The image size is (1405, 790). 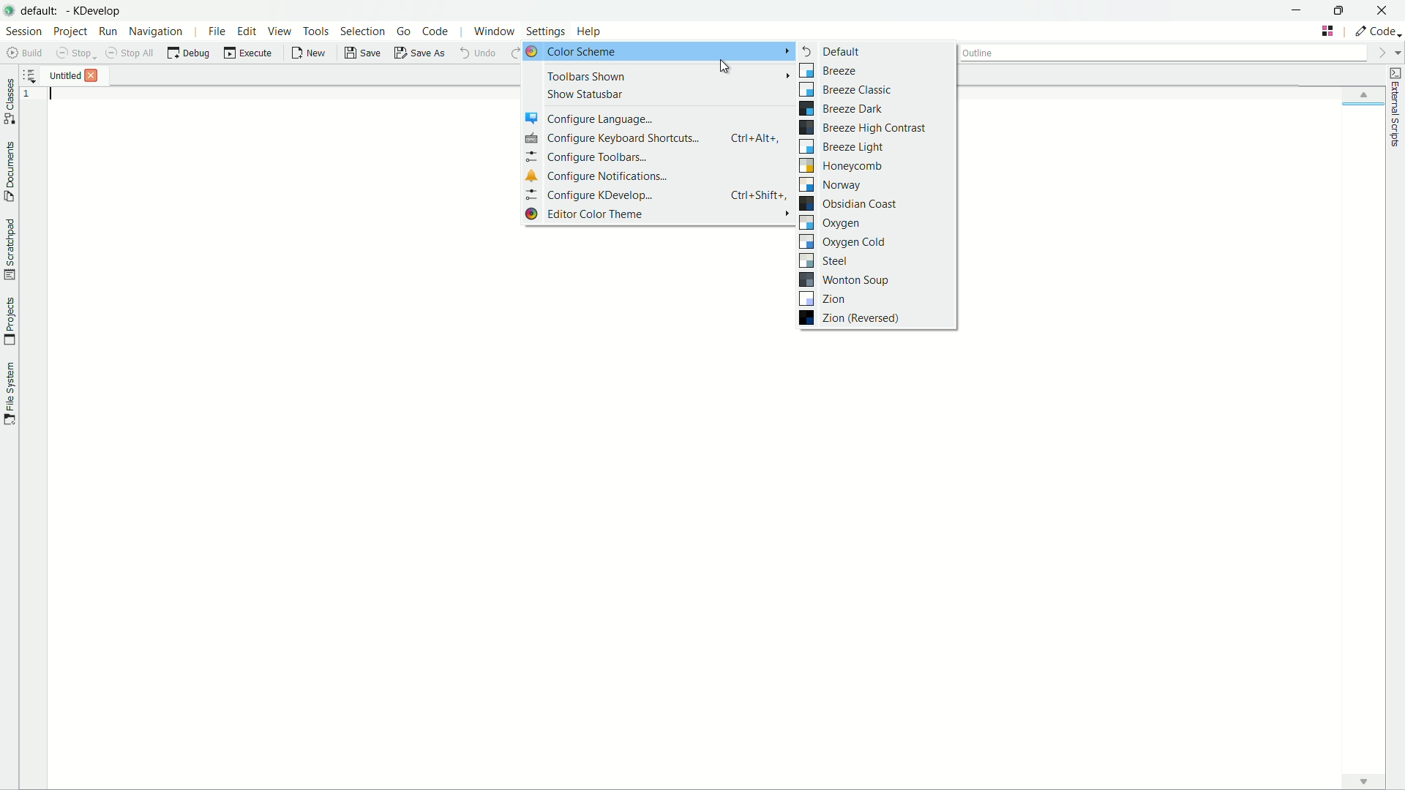 What do you see at coordinates (653, 138) in the screenshot?
I see `configure keyboard shortcuts` at bounding box center [653, 138].